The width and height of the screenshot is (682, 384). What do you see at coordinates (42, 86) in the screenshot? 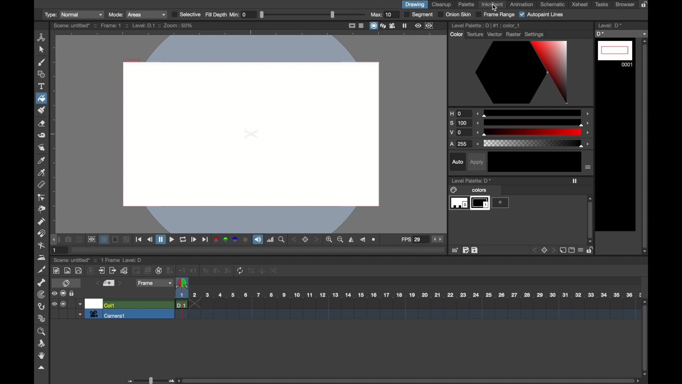
I see `type tool` at bounding box center [42, 86].